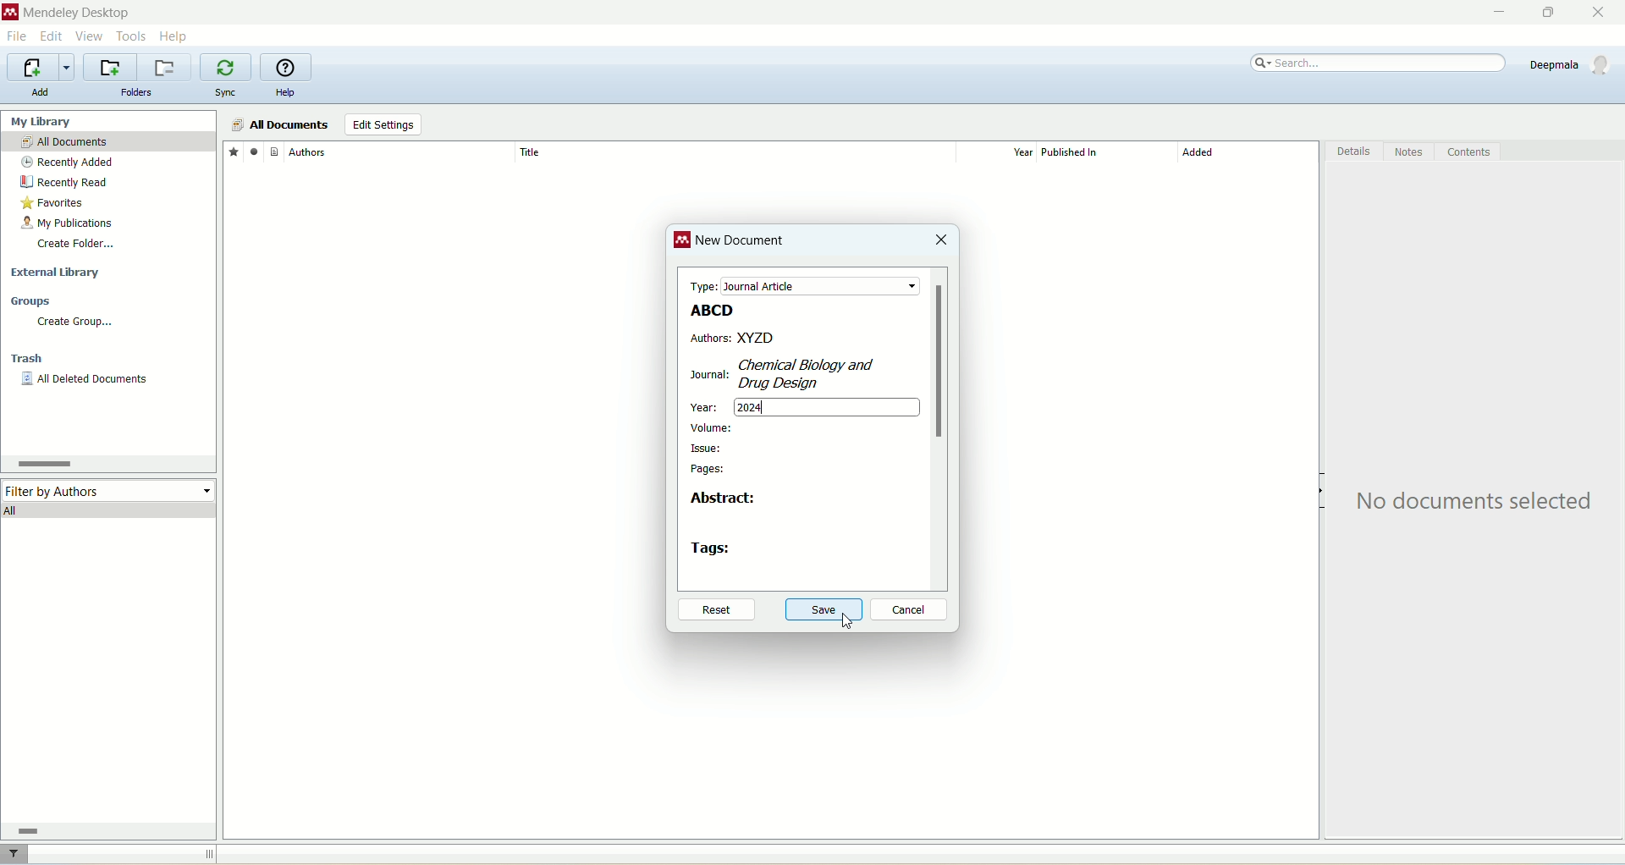  Describe the element at coordinates (1002, 152) in the screenshot. I see `year` at that location.